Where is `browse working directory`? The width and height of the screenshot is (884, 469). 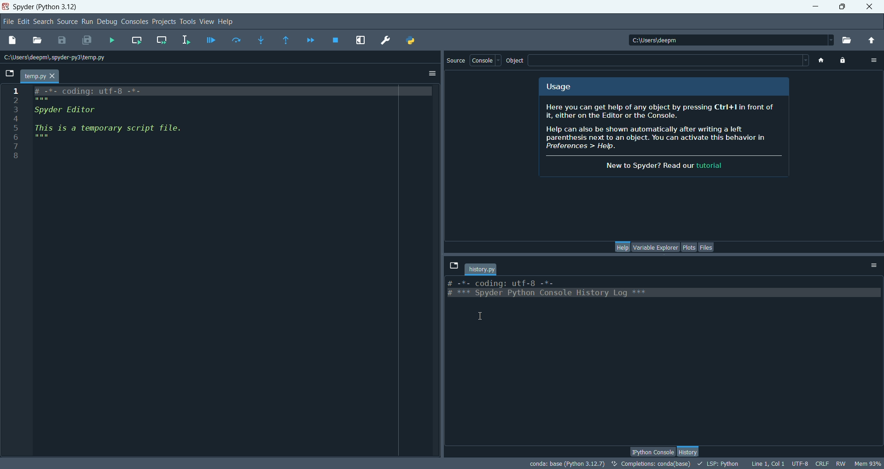 browse working directory is located at coordinates (849, 40).